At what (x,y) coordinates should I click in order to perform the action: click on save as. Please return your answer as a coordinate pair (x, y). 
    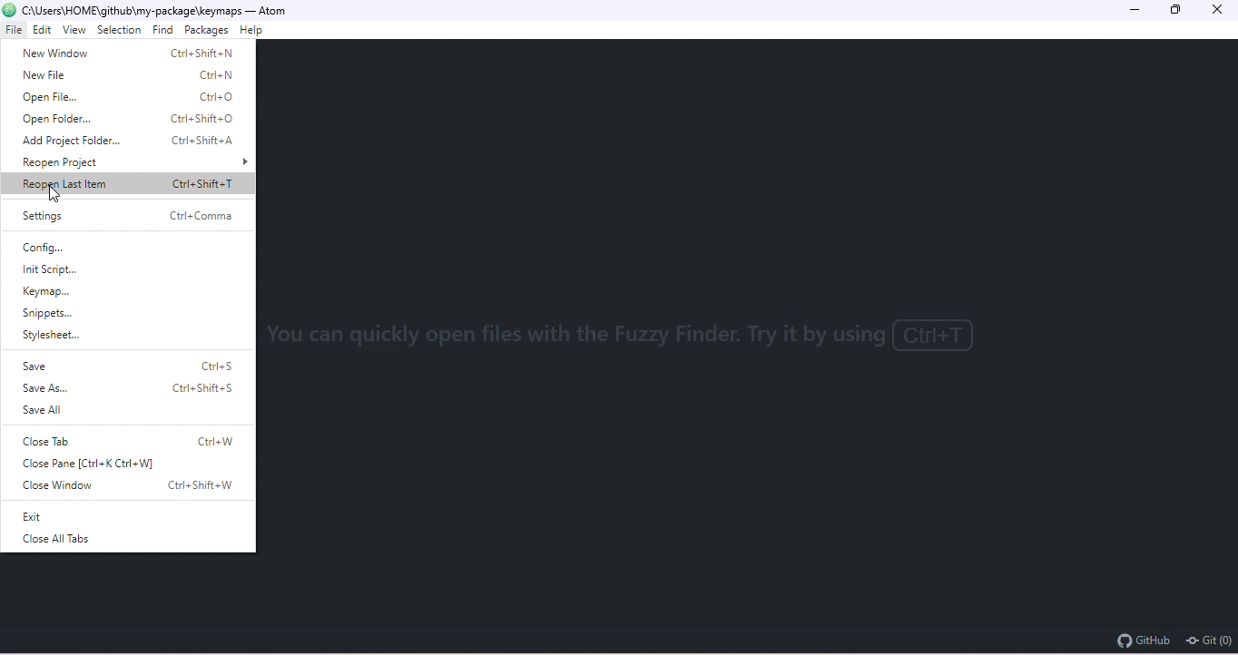
    Looking at the image, I should click on (128, 388).